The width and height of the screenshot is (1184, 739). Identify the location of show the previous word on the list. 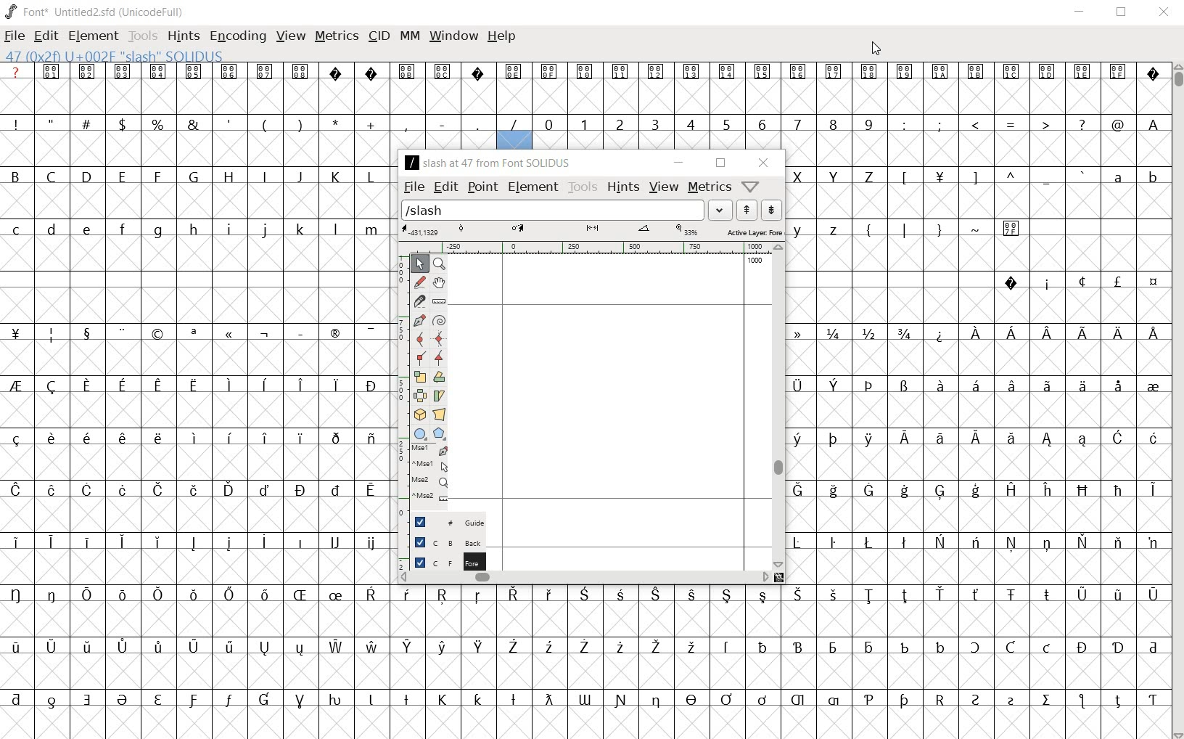
(773, 209).